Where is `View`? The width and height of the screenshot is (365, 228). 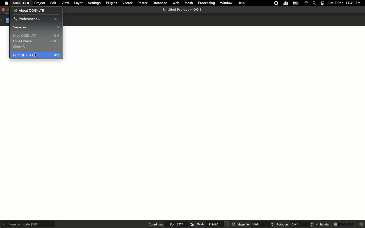 View is located at coordinates (65, 3).